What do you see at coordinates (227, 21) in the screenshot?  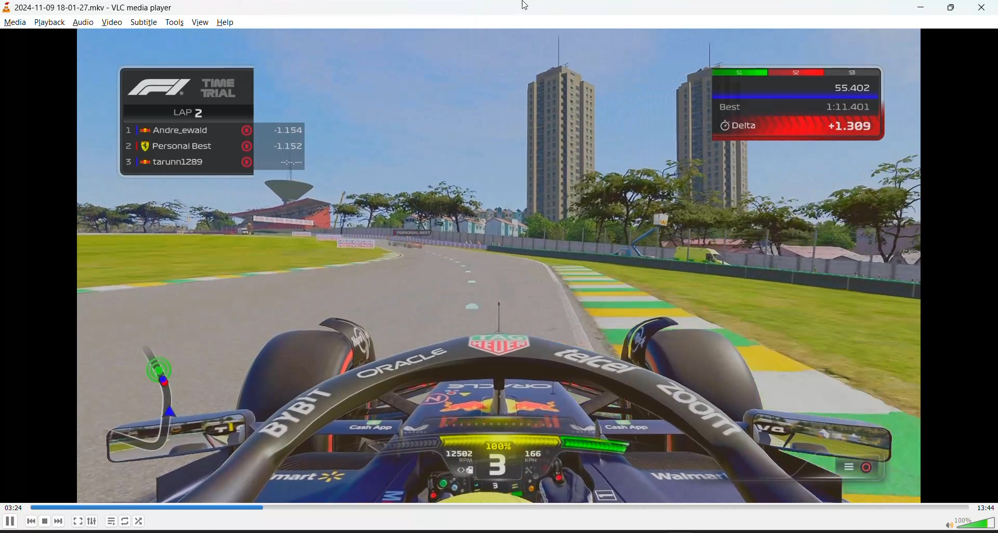 I see `help` at bounding box center [227, 21].